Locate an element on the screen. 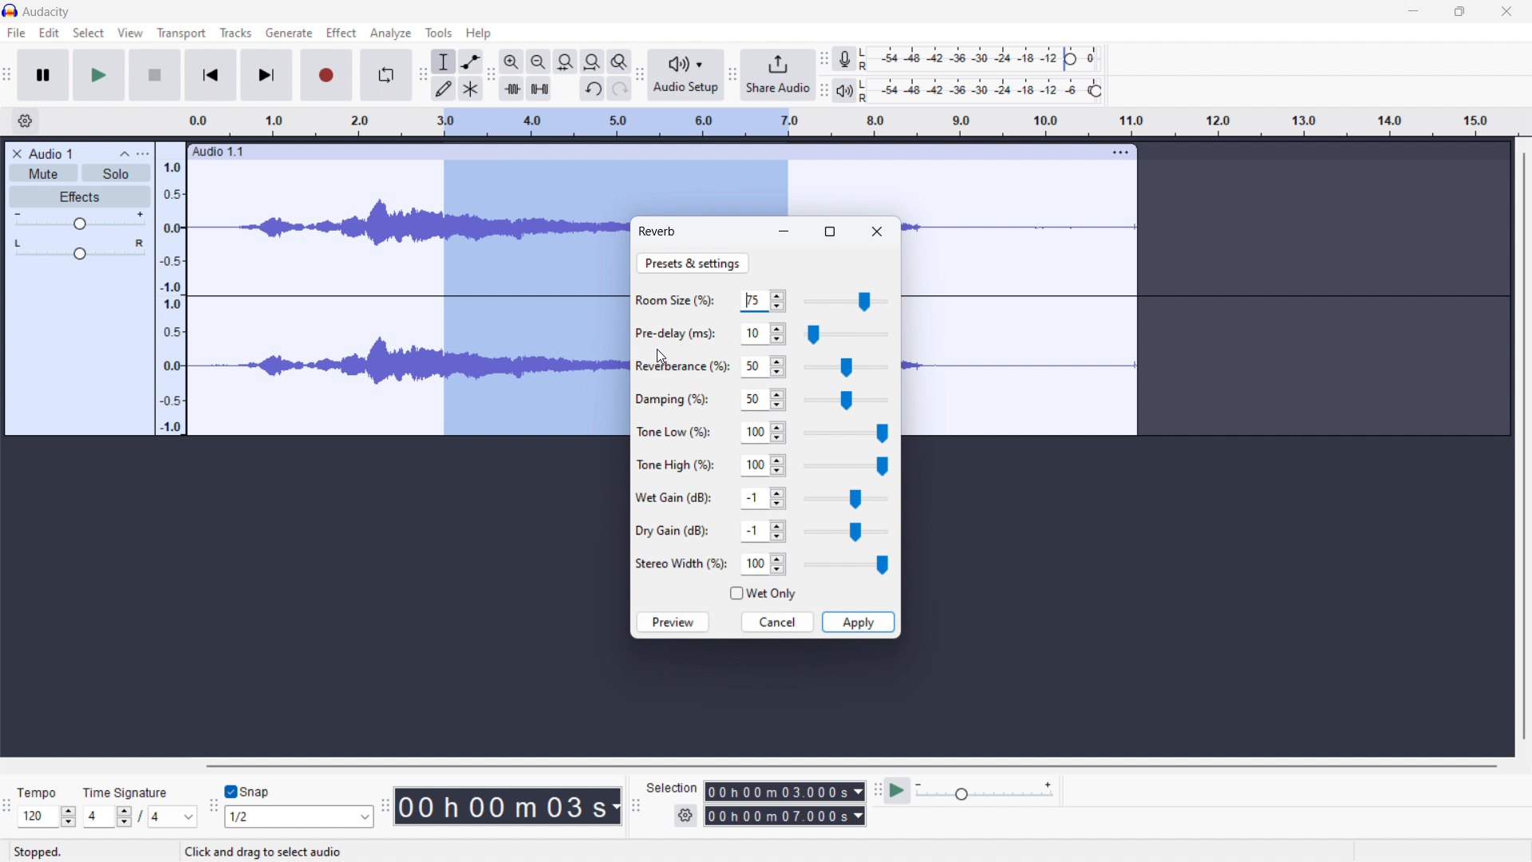 This screenshot has height=862, width=1532. Audio 1.1 is located at coordinates (642, 150).